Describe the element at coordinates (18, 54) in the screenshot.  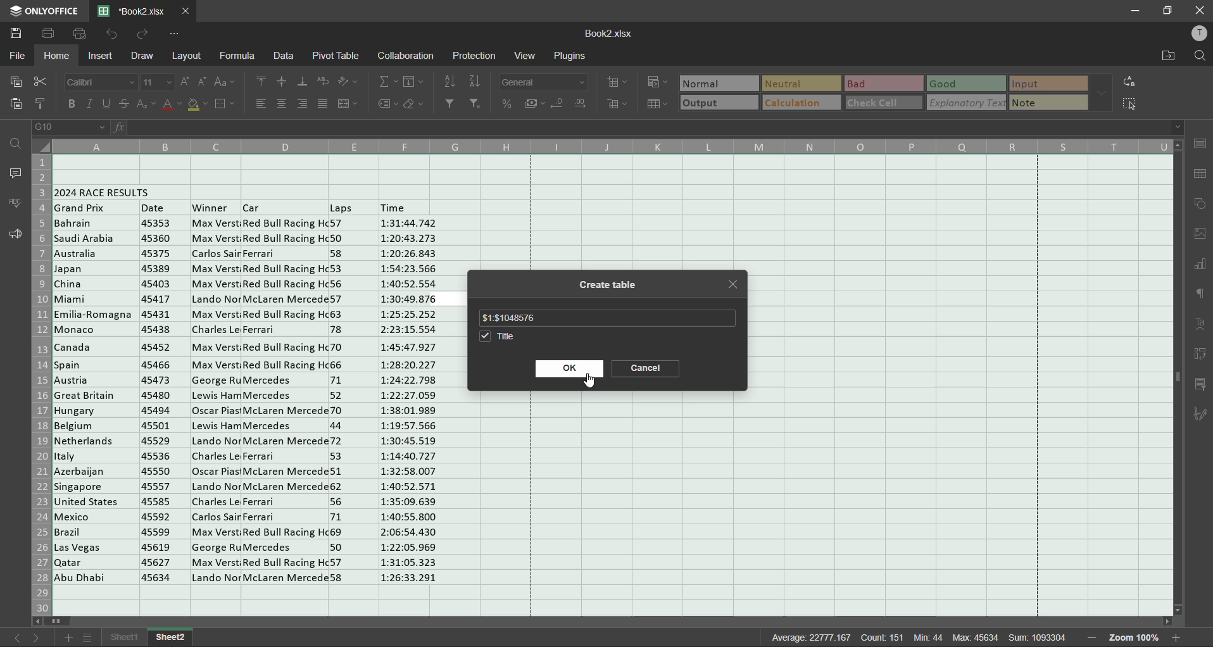
I see `file` at that location.